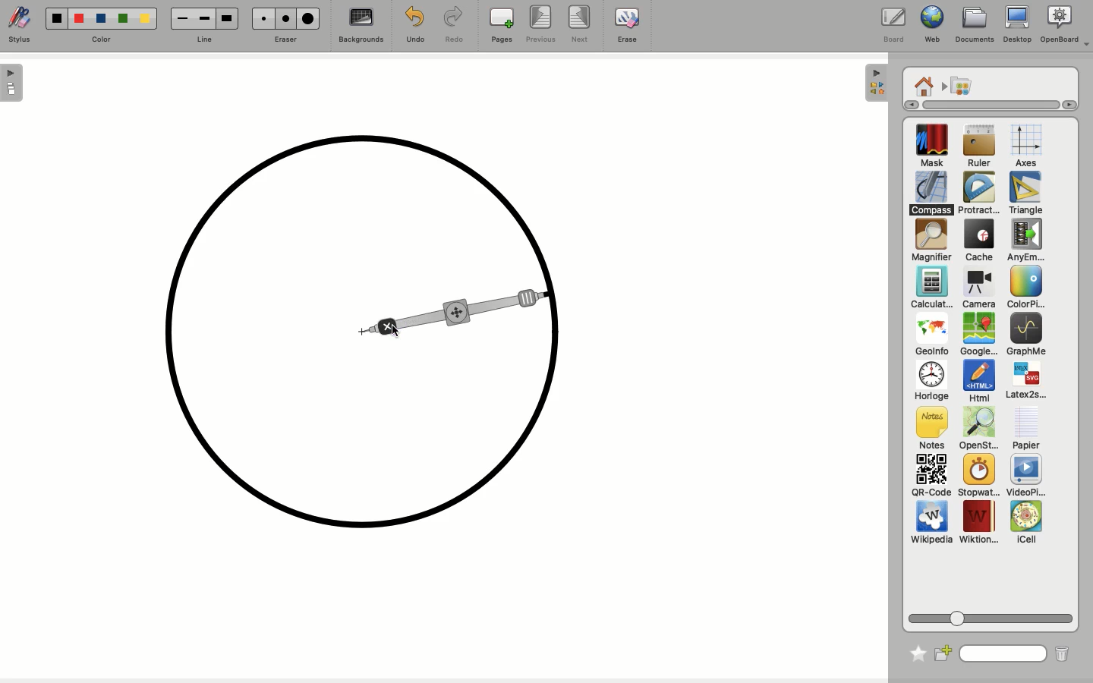 This screenshot has width=1093, height=683. What do you see at coordinates (413, 24) in the screenshot?
I see `Undo` at bounding box center [413, 24].